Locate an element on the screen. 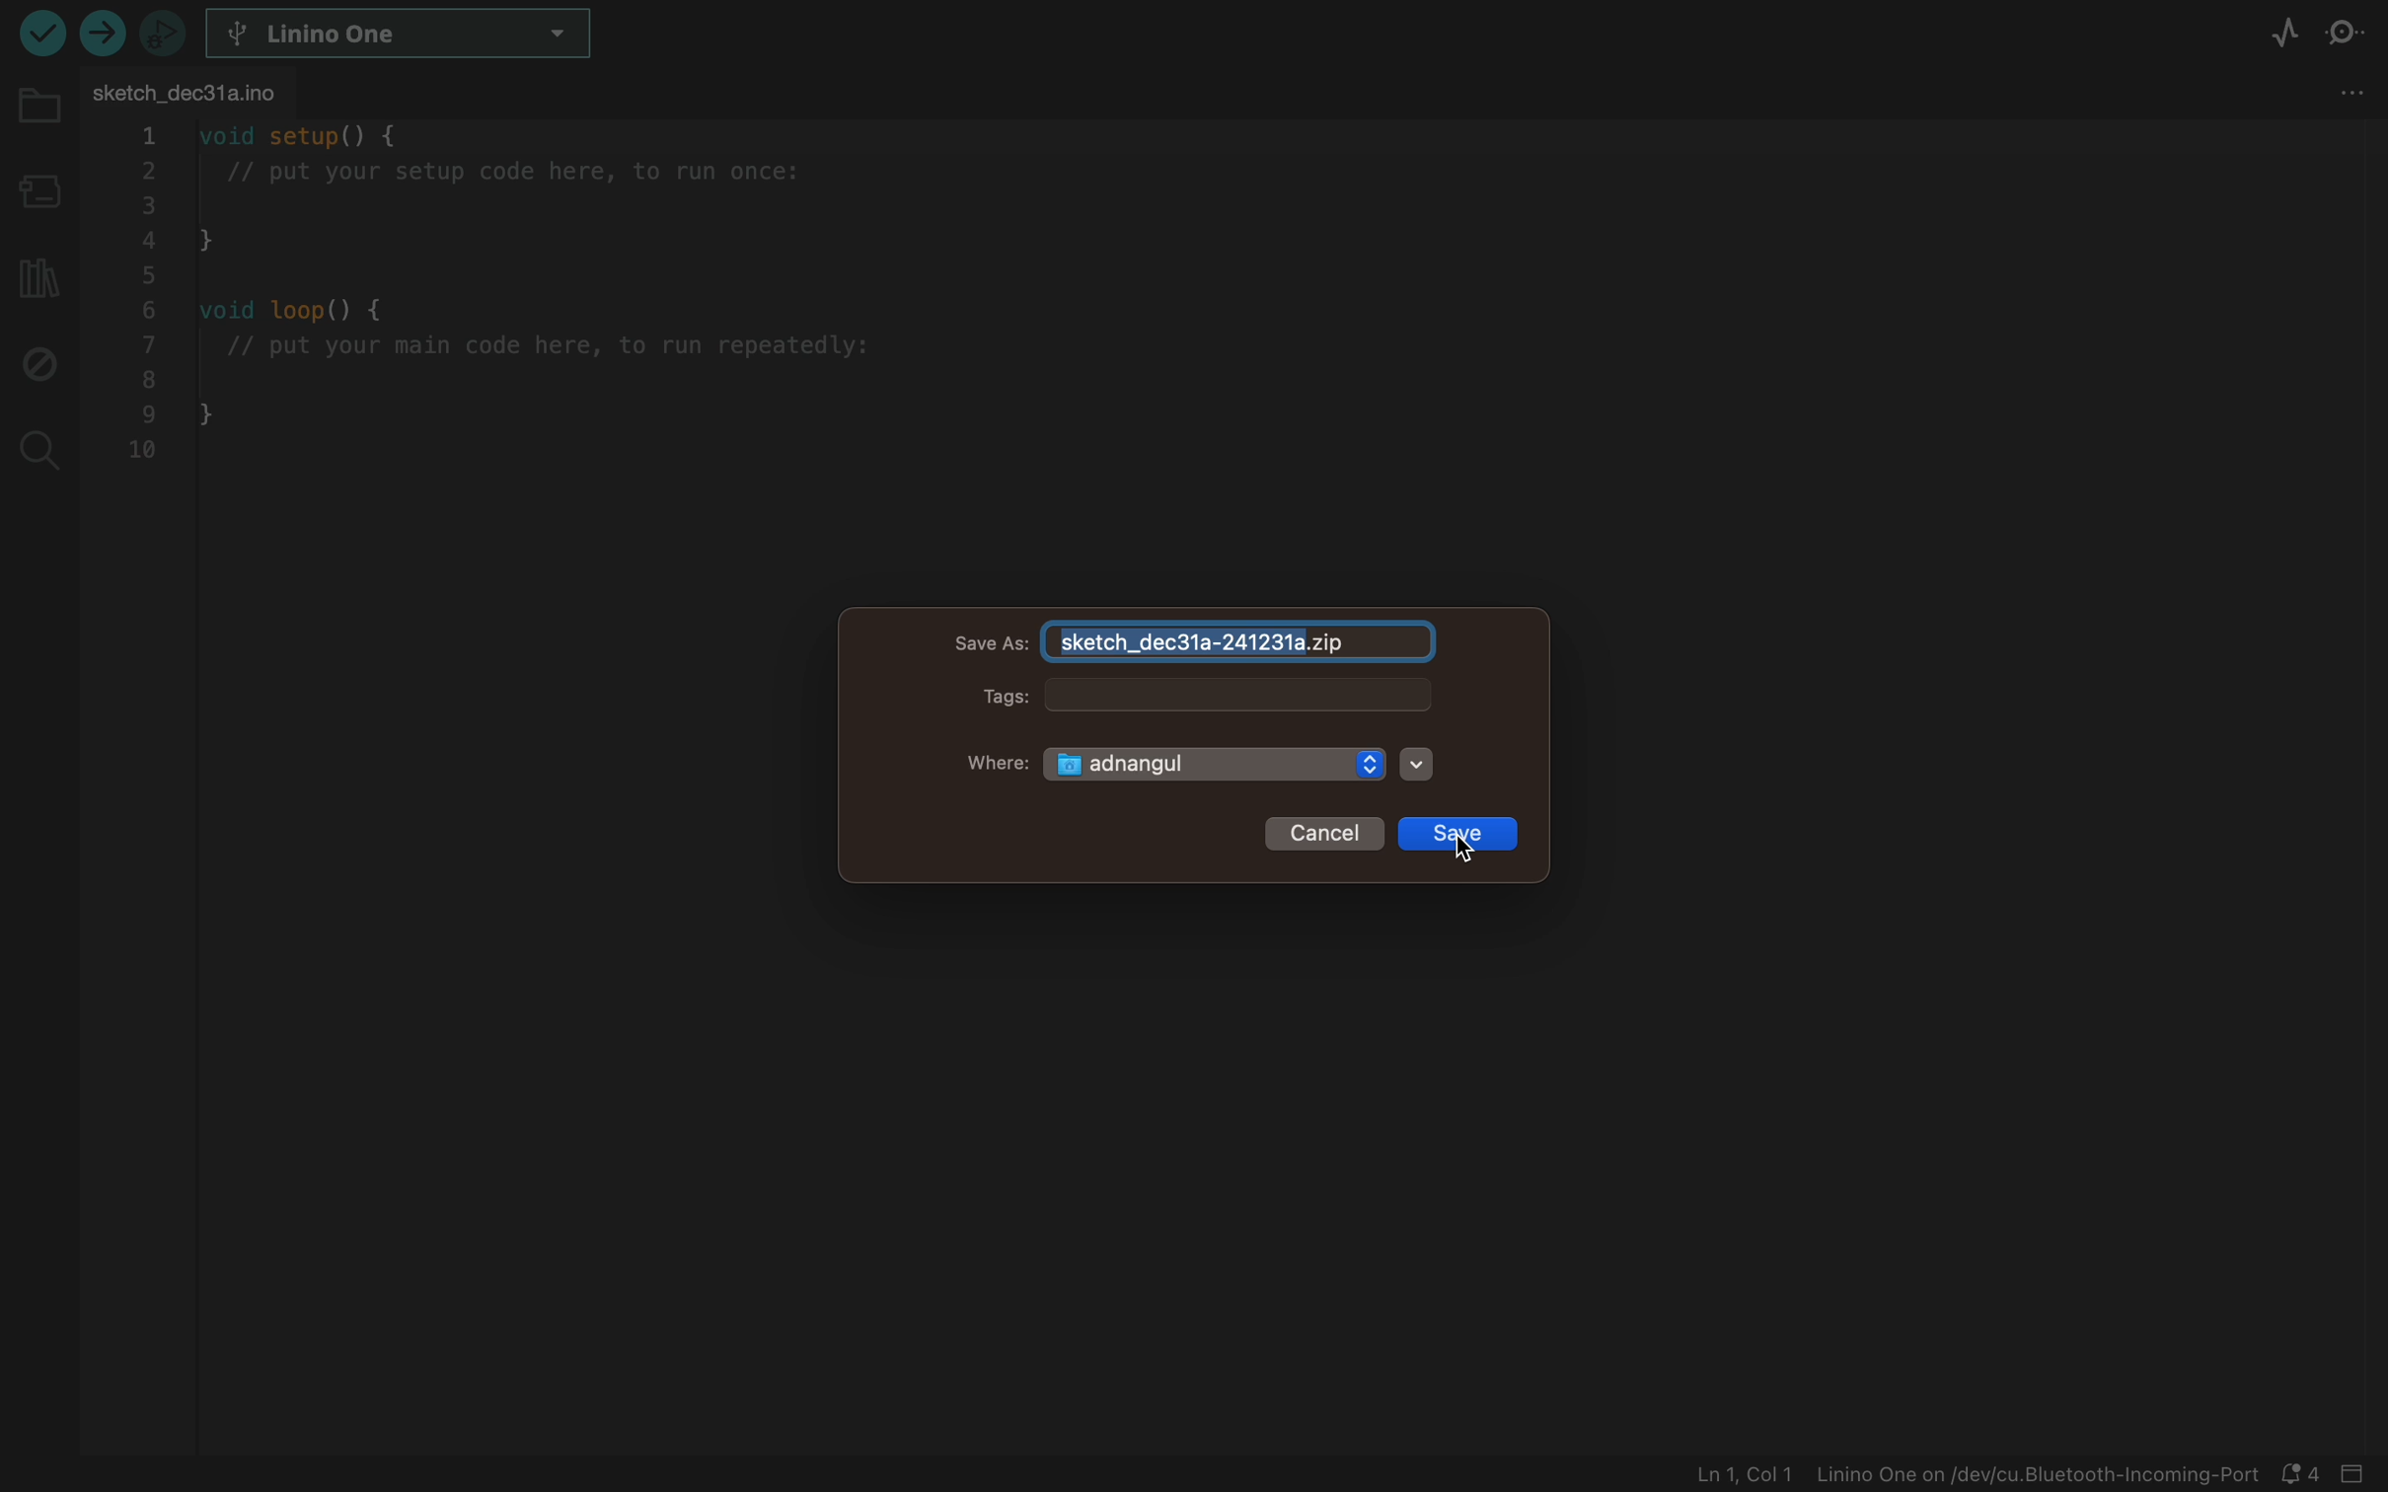 The width and height of the screenshot is (2388, 1492). board manager is located at coordinates (37, 184).